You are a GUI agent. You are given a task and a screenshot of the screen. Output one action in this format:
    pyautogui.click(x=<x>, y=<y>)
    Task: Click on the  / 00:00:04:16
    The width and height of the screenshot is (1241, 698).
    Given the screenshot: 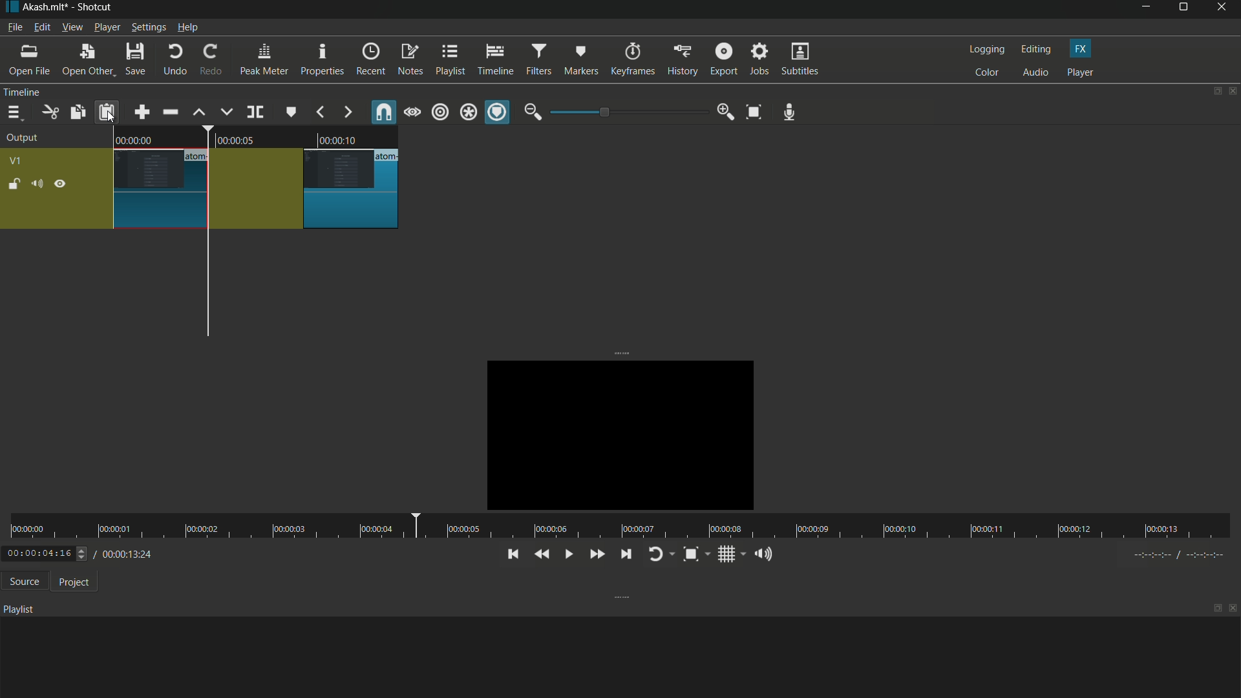 What is the action you would take?
    pyautogui.click(x=129, y=553)
    